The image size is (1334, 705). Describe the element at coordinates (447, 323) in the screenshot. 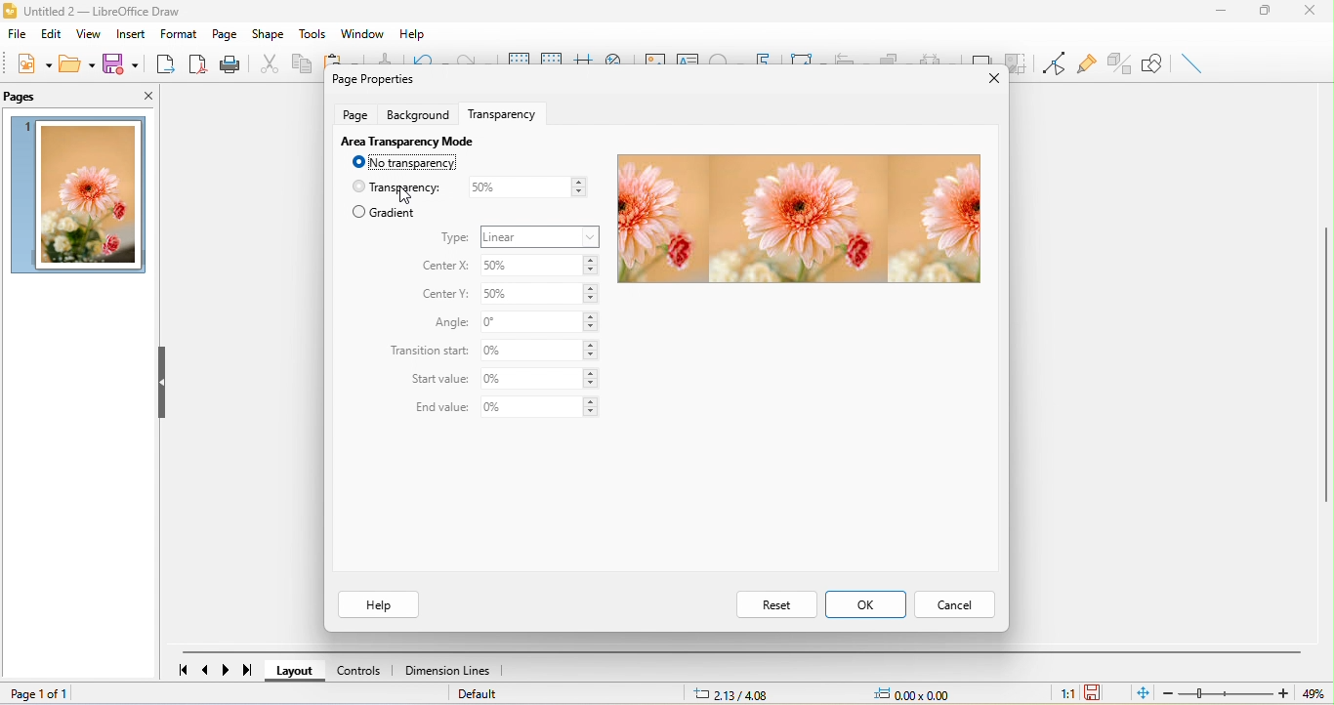

I see `angle` at that location.